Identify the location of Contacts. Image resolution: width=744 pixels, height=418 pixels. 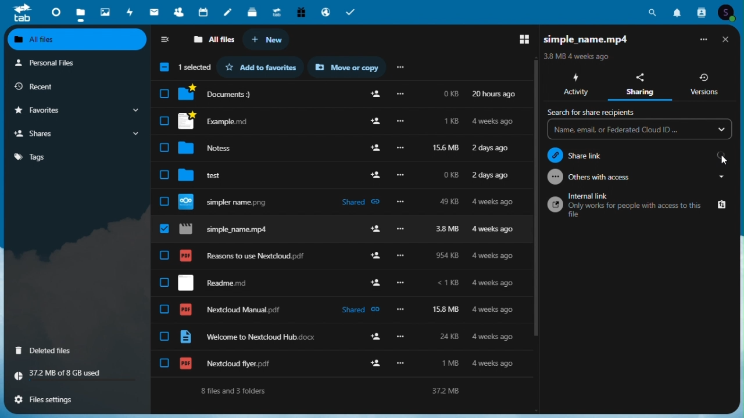
(179, 12).